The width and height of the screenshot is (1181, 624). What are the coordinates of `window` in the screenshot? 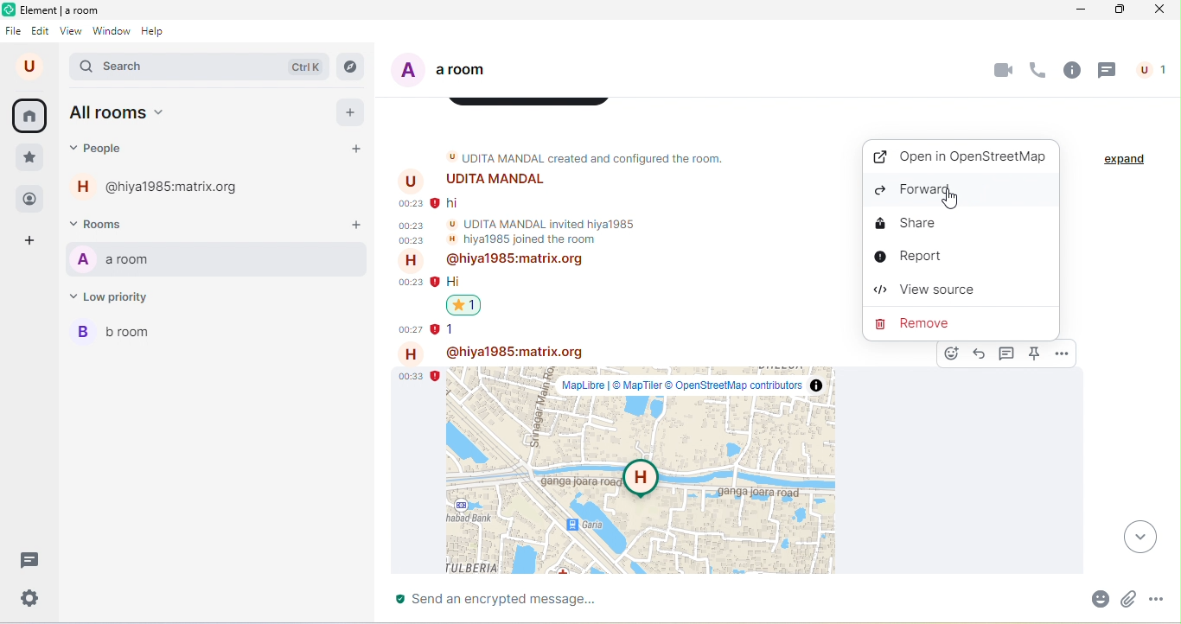 It's located at (111, 32).